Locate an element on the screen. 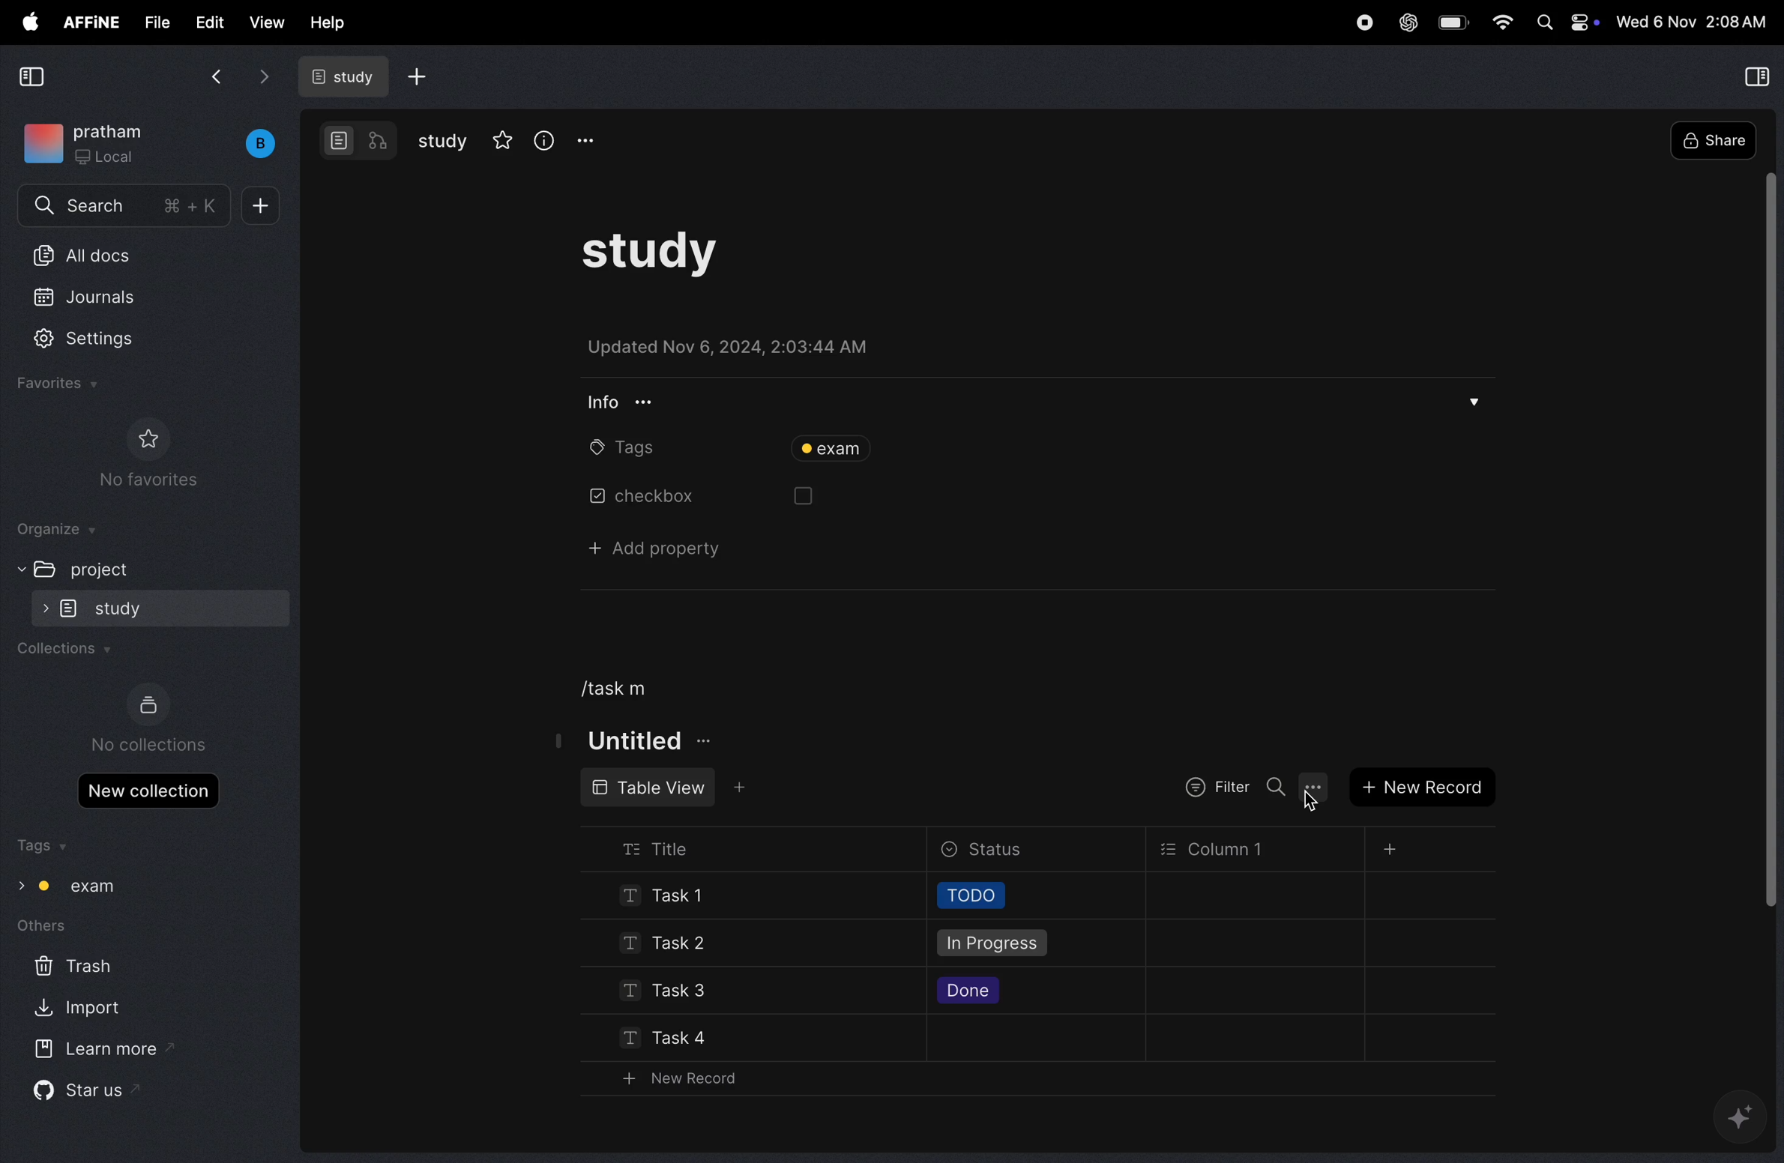 The height and width of the screenshot is (1163, 1784). updated on is located at coordinates (765, 346).